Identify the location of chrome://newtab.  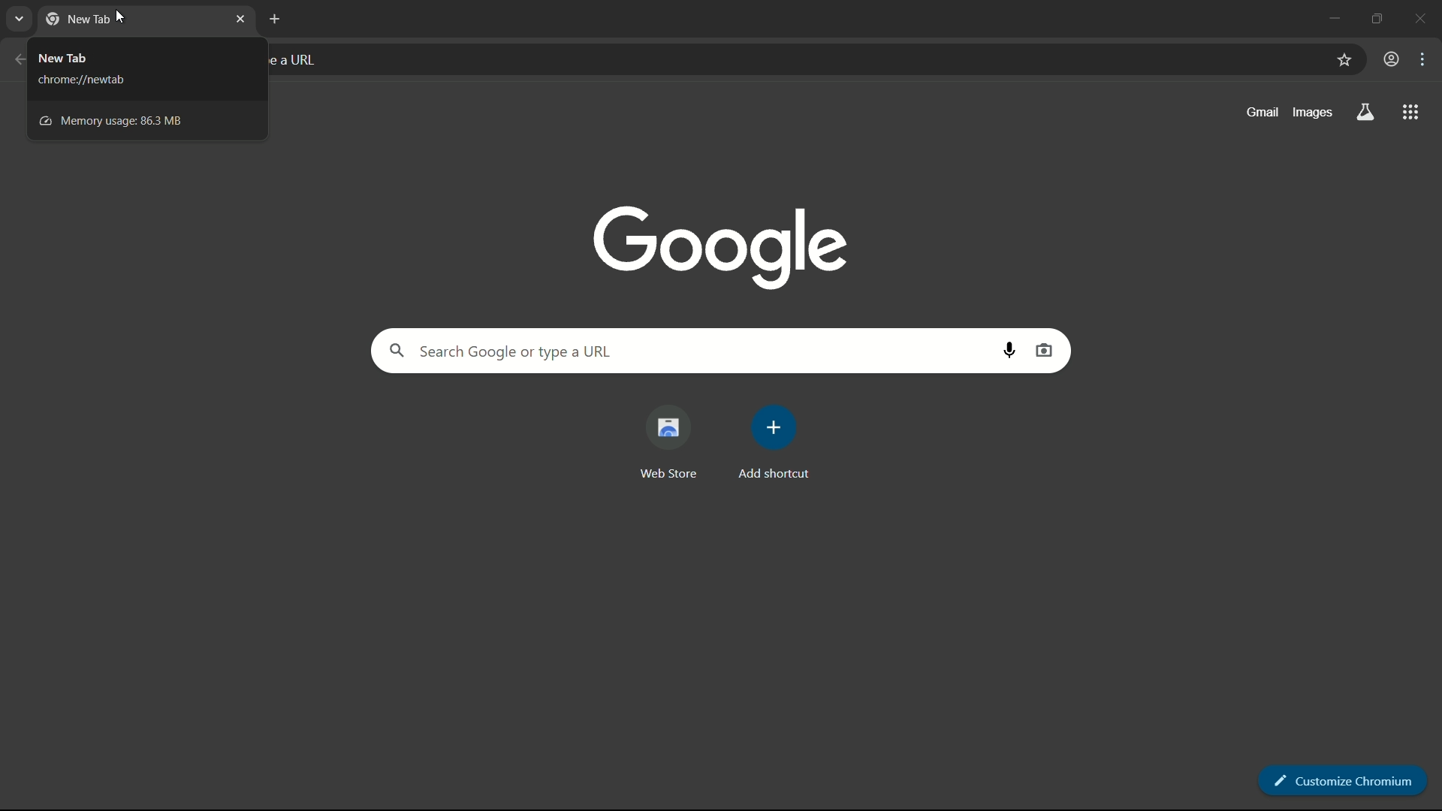
(90, 80).